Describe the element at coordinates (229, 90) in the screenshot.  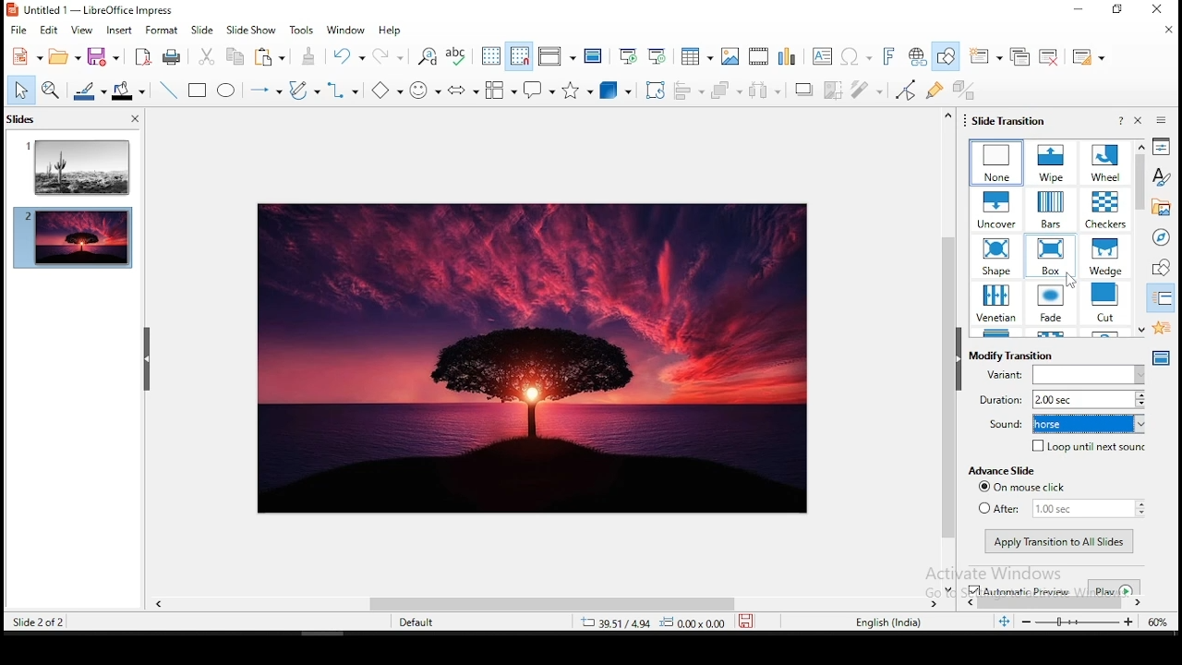
I see `ellipse` at that location.